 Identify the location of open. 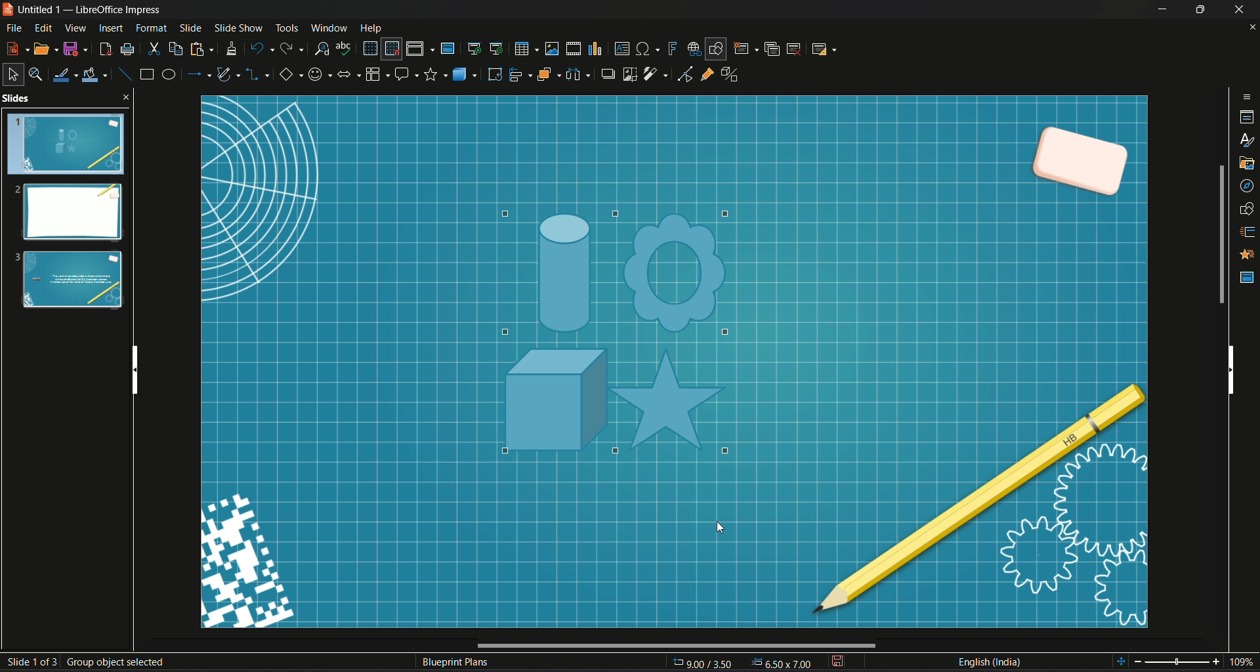
(47, 49).